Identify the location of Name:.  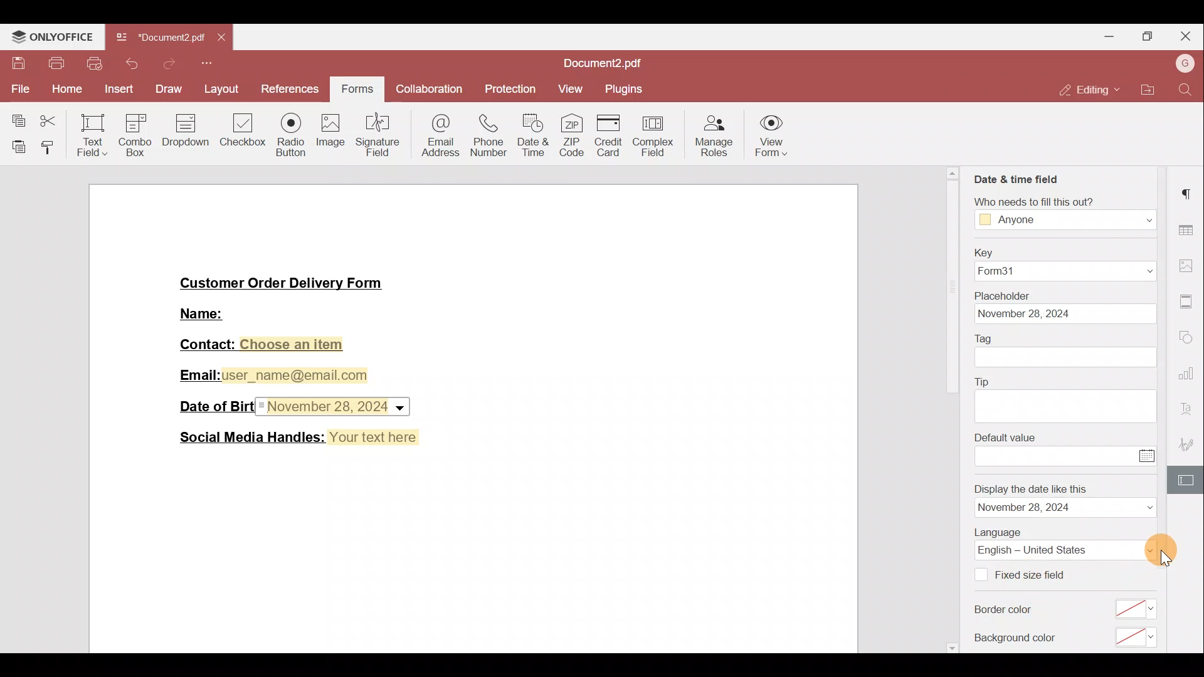
(204, 312).